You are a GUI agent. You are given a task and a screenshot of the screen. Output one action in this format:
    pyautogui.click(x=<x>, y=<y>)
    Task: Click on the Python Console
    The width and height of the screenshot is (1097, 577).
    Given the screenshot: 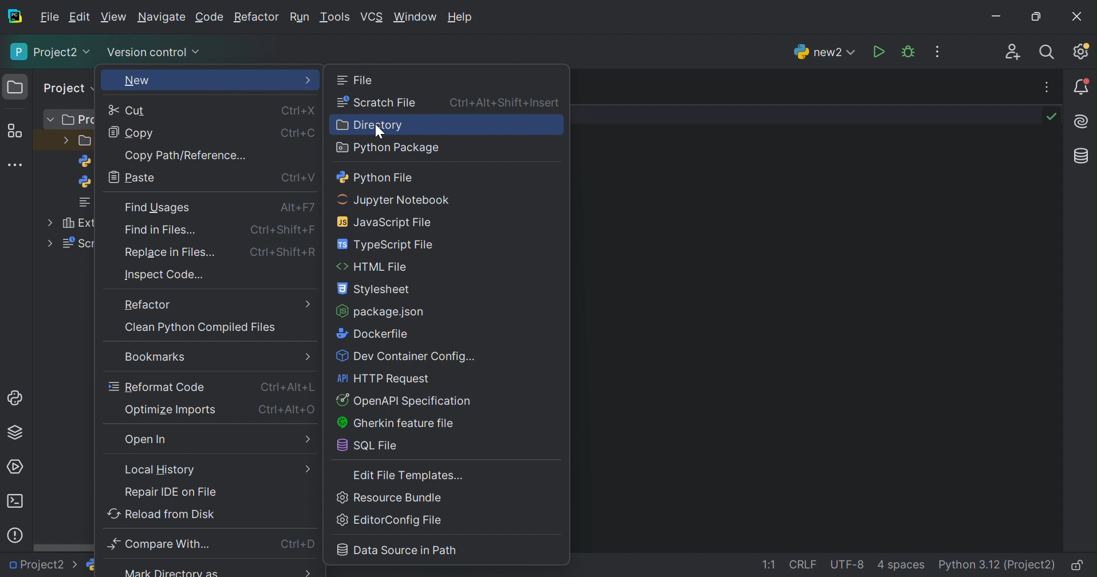 What is the action you would take?
    pyautogui.click(x=14, y=397)
    